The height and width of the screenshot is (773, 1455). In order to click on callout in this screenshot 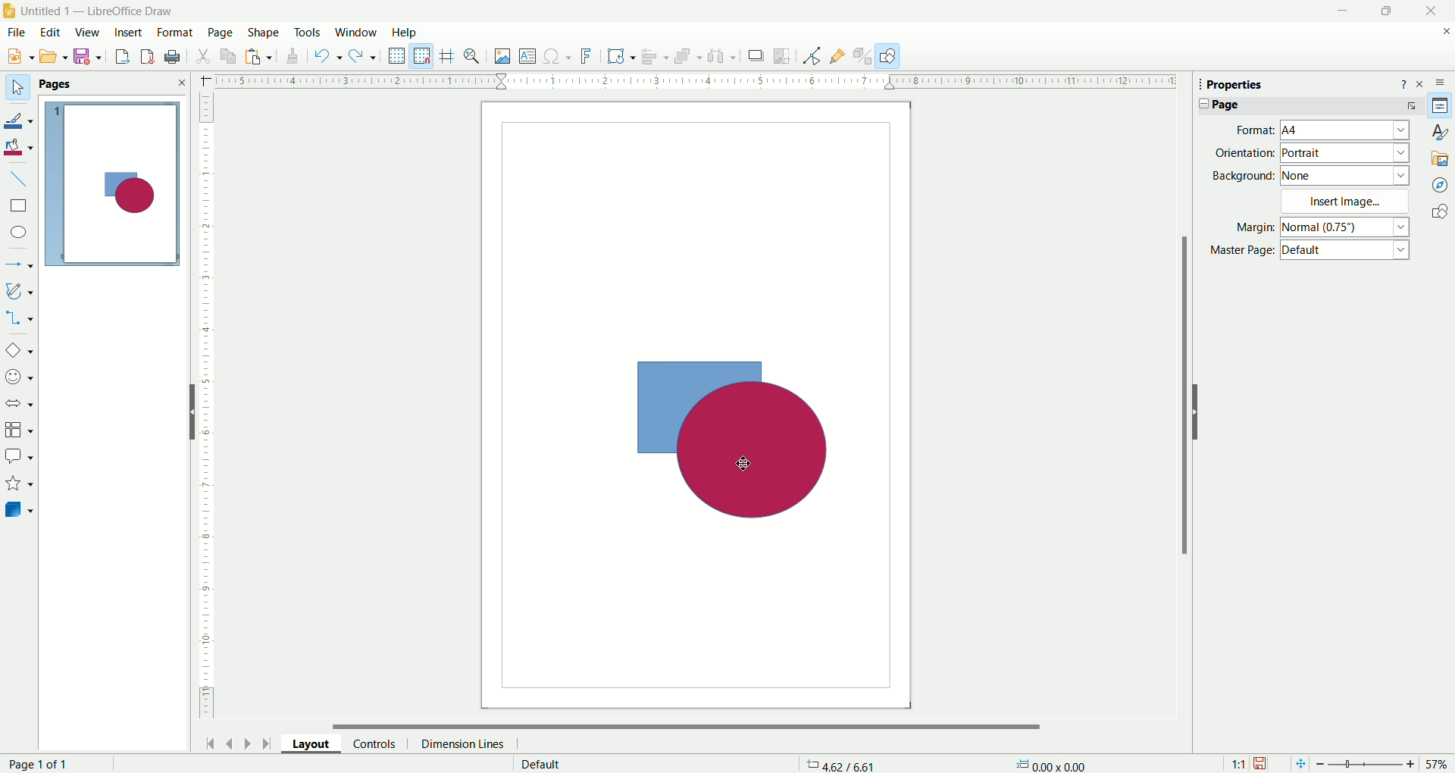, I will do `click(19, 455)`.